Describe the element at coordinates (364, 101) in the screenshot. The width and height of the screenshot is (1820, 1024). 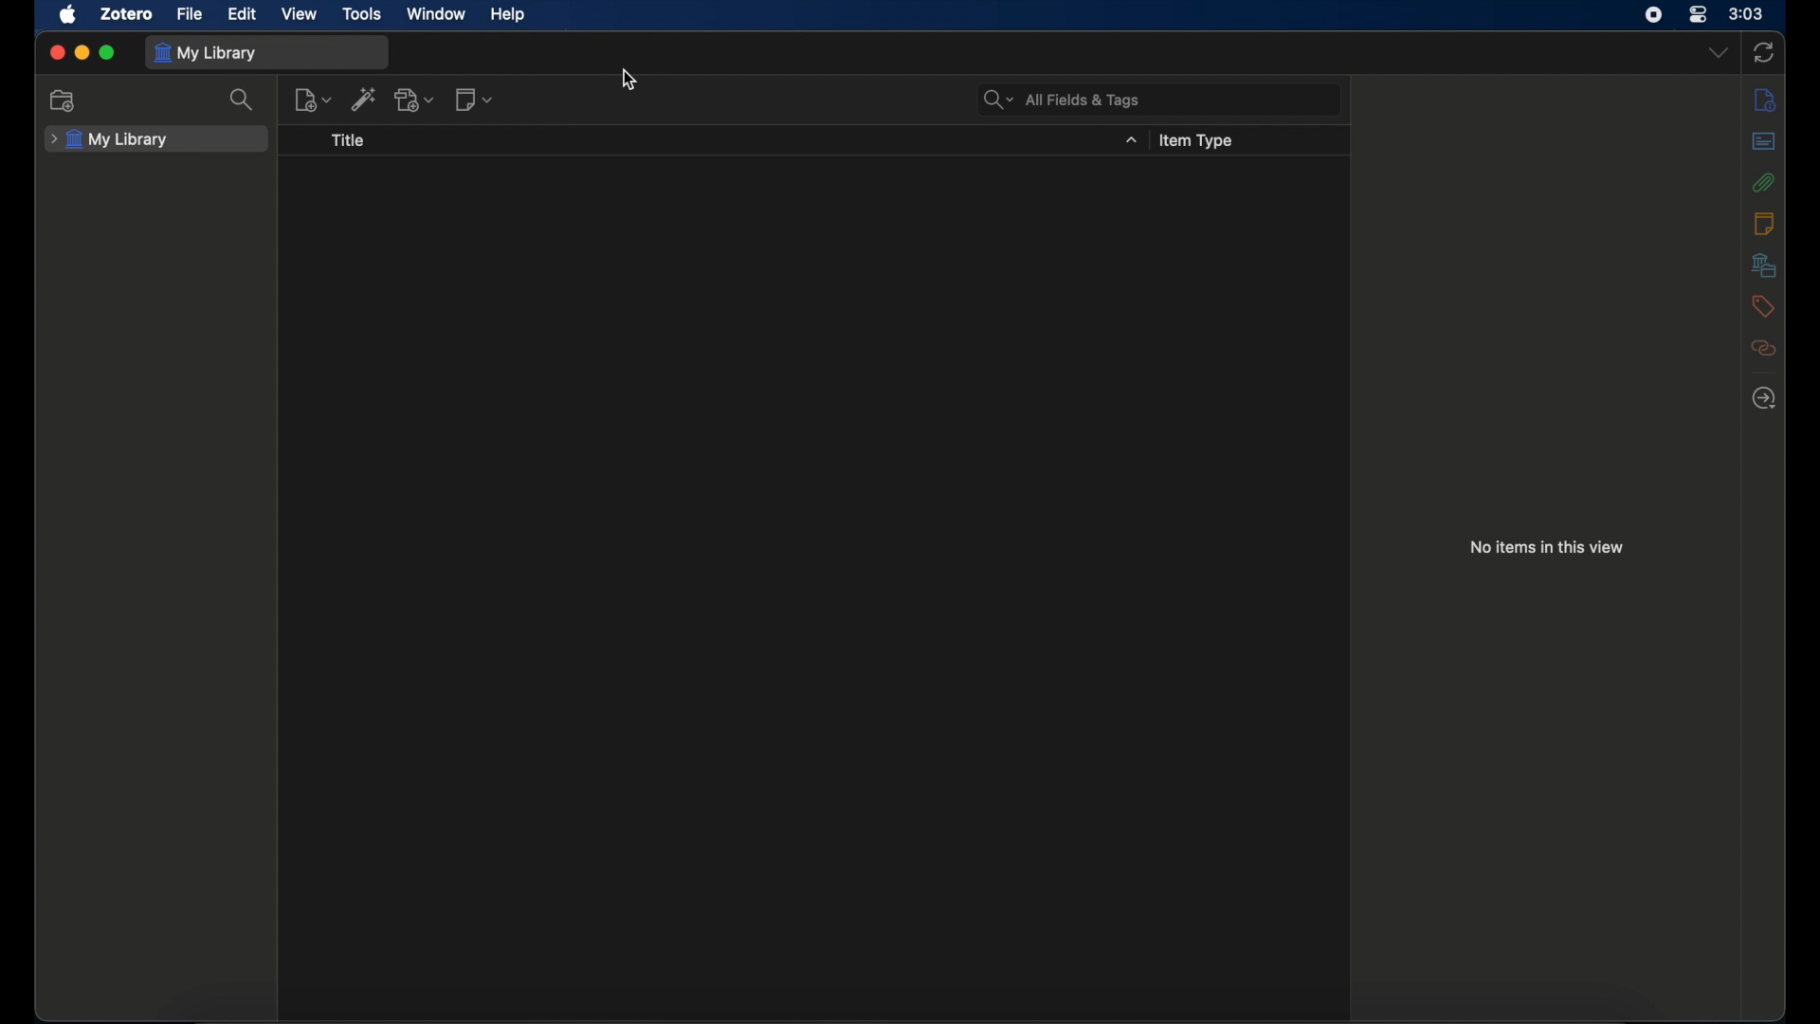
I see `add item by identifier` at that location.